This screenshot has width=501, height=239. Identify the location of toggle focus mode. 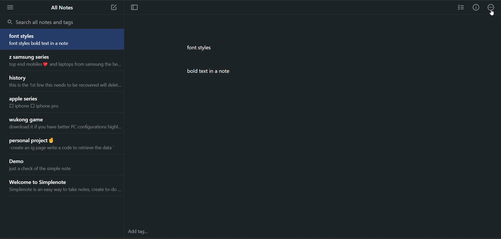
(137, 8).